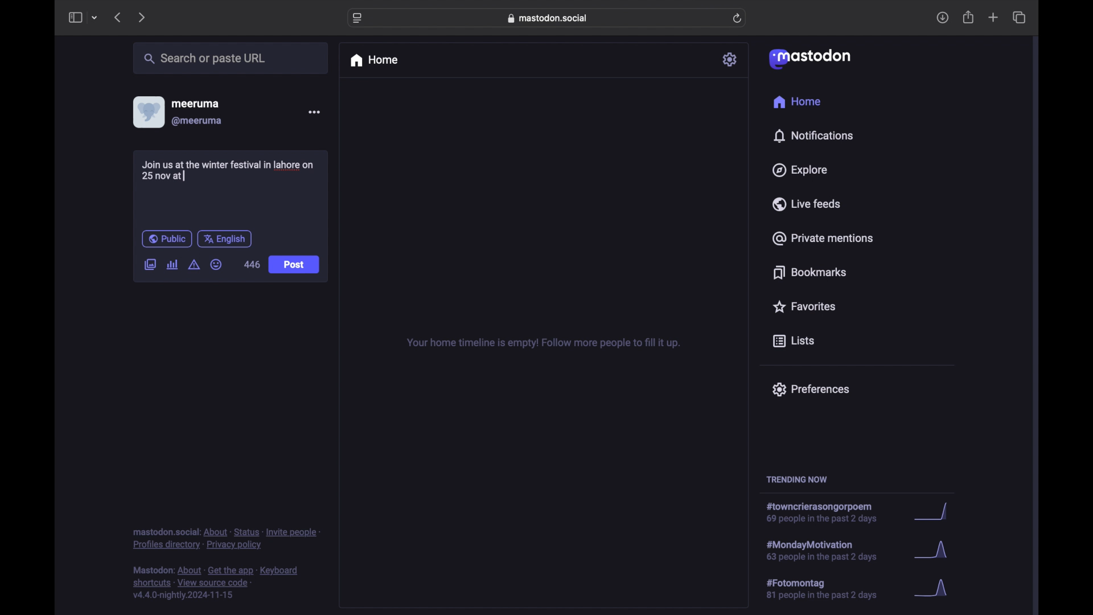 This screenshot has width=1093, height=615. I want to click on text cursor, so click(184, 175).